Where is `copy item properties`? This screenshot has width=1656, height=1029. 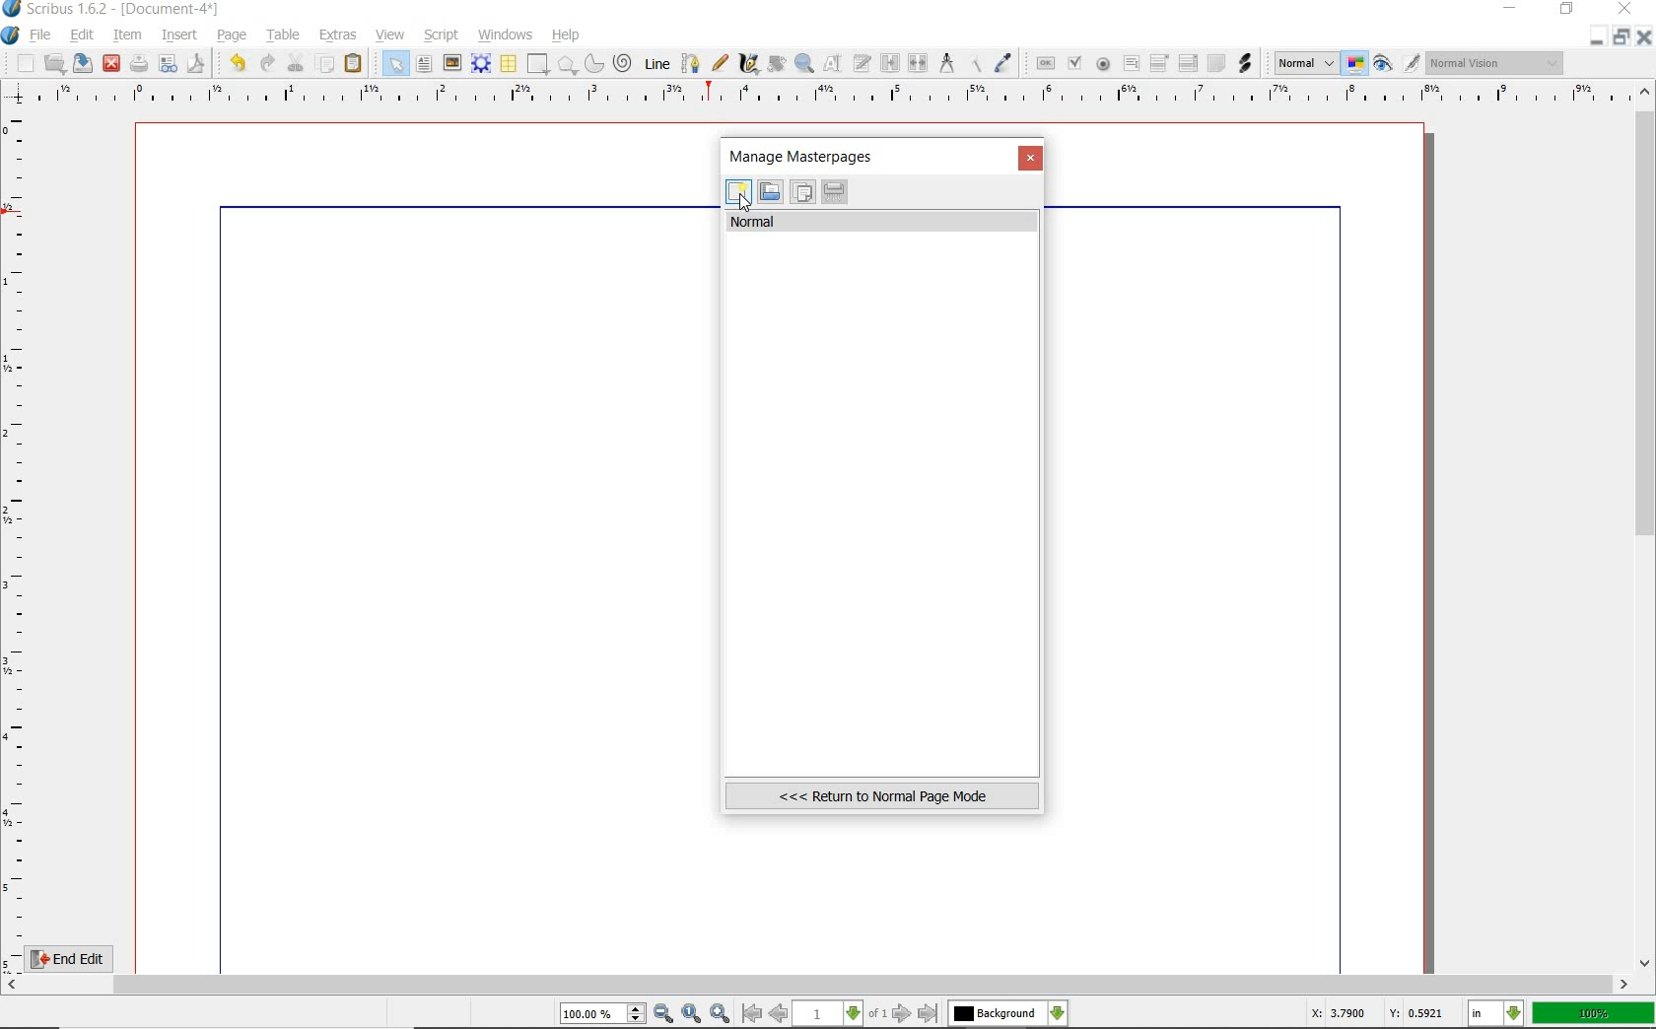
copy item properties is located at coordinates (977, 62).